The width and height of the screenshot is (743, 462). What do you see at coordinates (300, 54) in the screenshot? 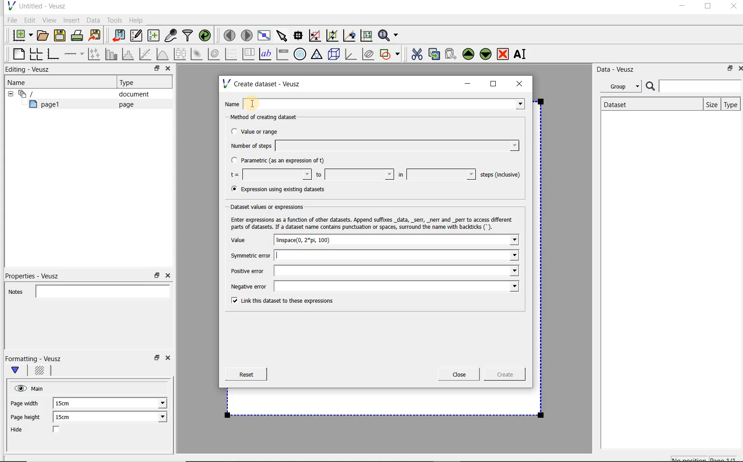
I see `polar graph` at bounding box center [300, 54].